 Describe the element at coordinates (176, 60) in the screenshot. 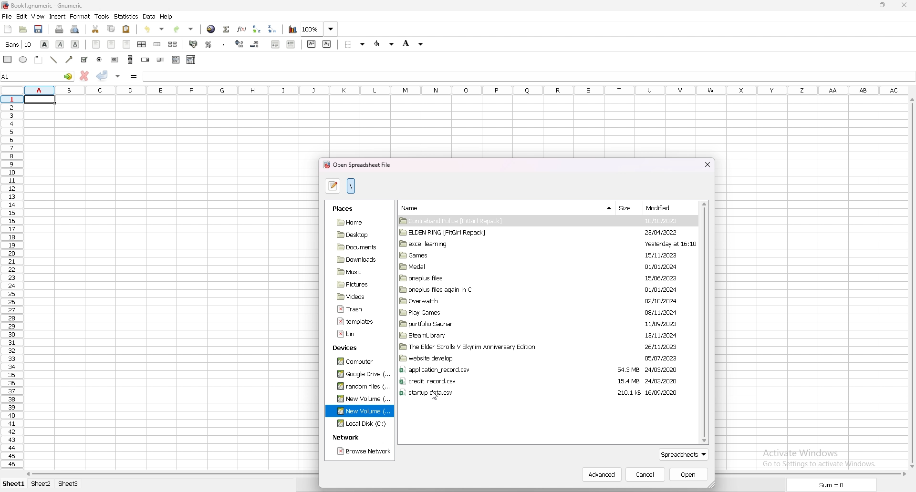

I see `list` at that location.